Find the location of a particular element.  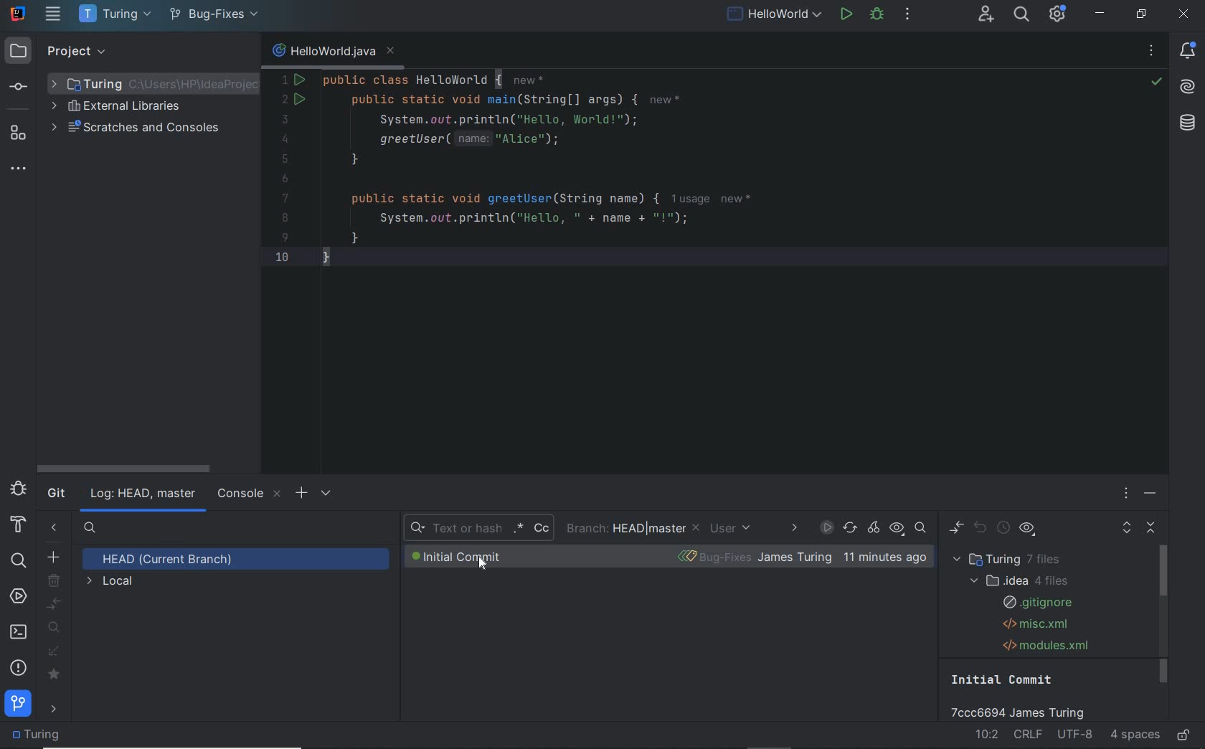

commit is located at coordinates (21, 88).